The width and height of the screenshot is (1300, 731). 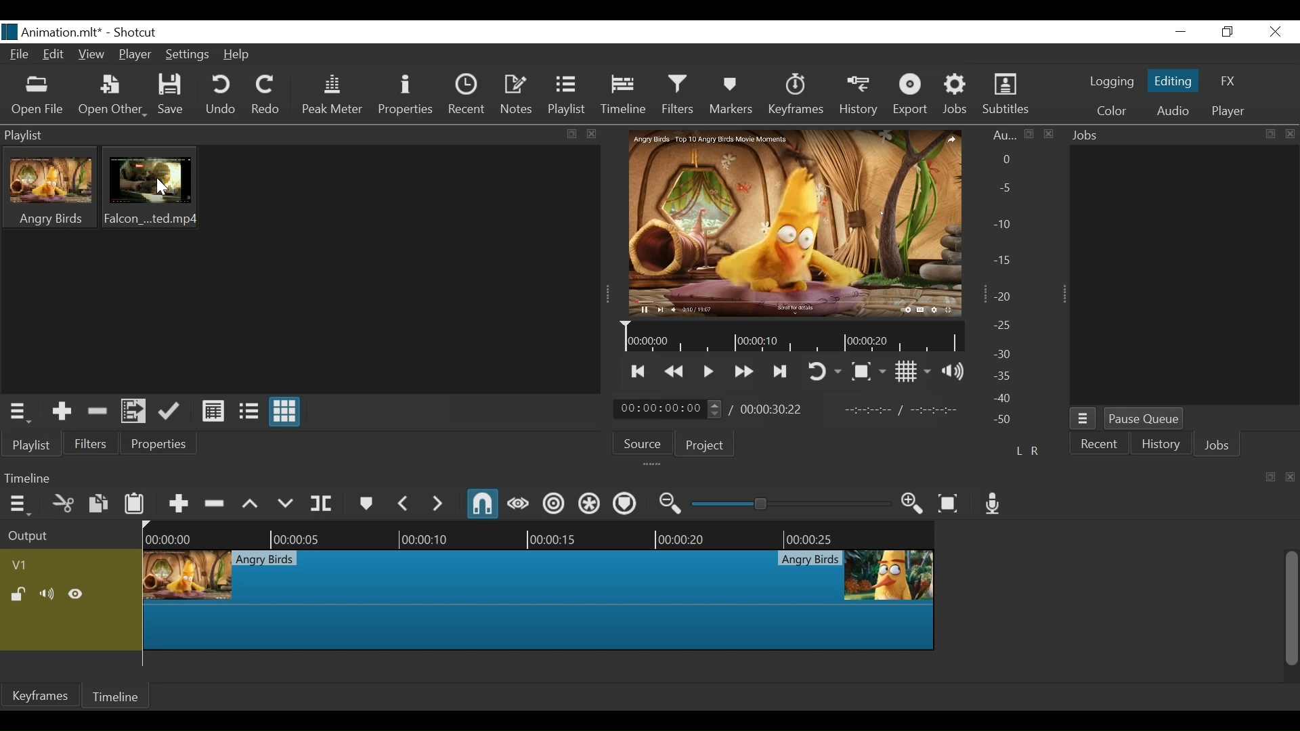 What do you see at coordinates (744, 372) in the screenshot?
I see `Play forward quickly` at bounding box center [744, 372].